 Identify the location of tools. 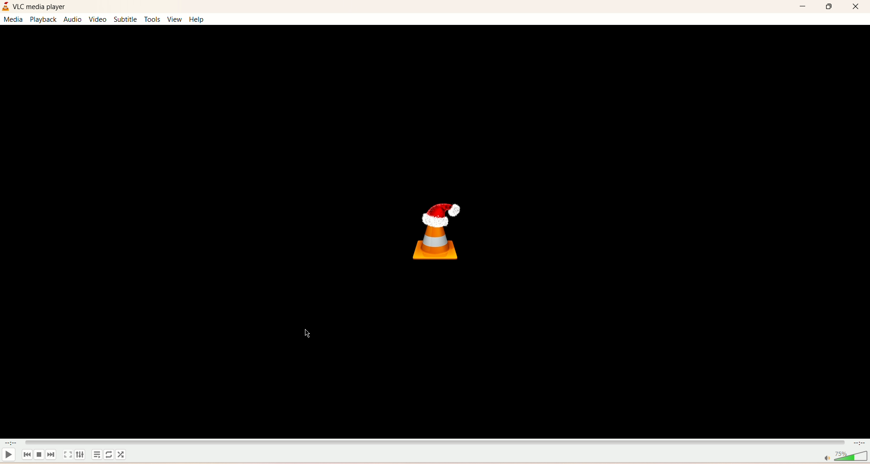
(151, 19).